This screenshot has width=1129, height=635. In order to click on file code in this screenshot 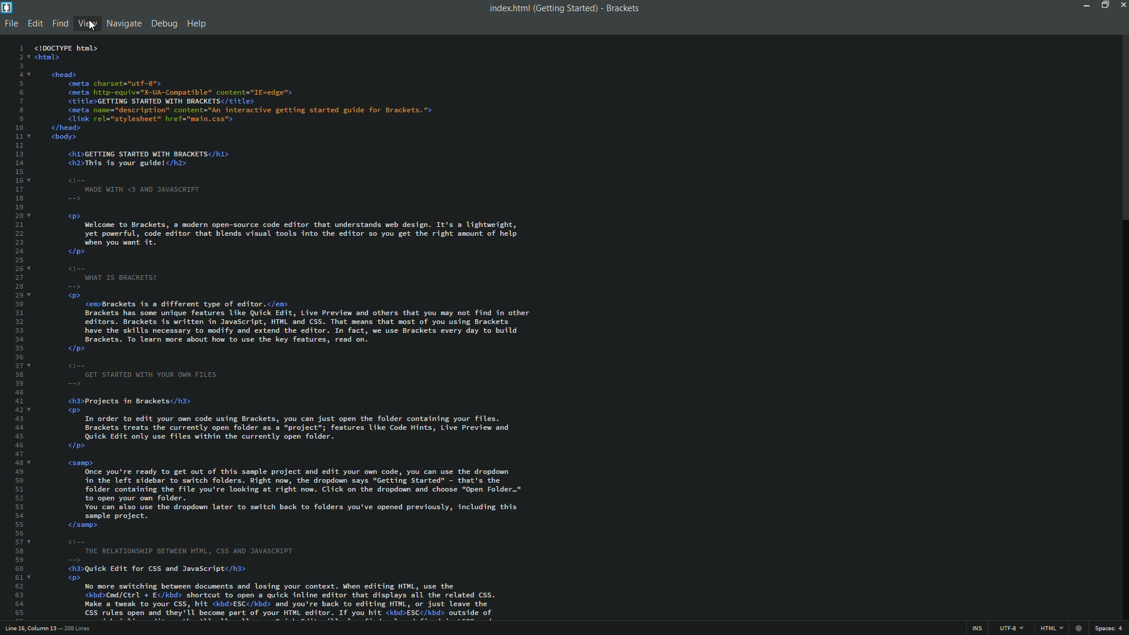, I will do `click(312, 331)`.